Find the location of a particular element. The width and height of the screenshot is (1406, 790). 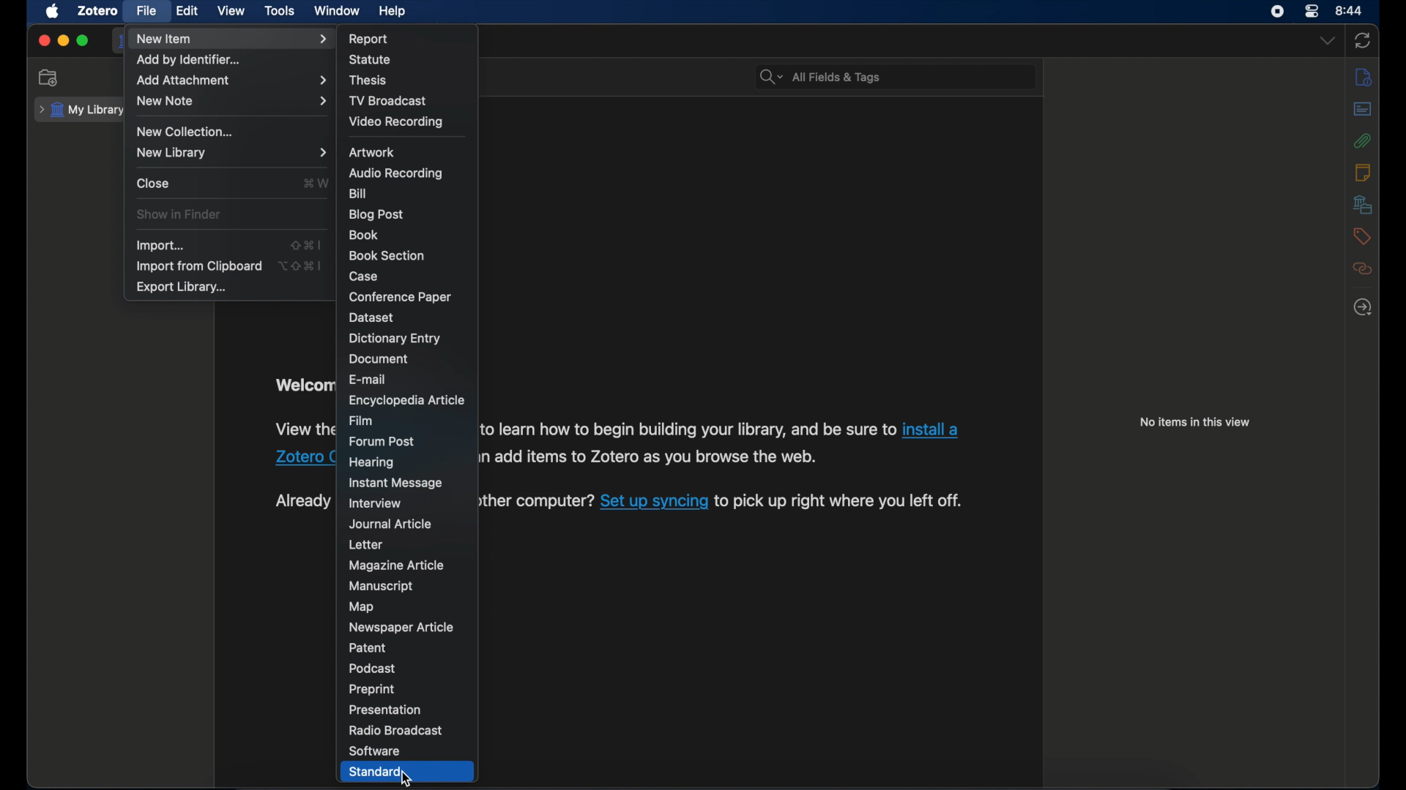

related is located at coordinates (1363, 269).